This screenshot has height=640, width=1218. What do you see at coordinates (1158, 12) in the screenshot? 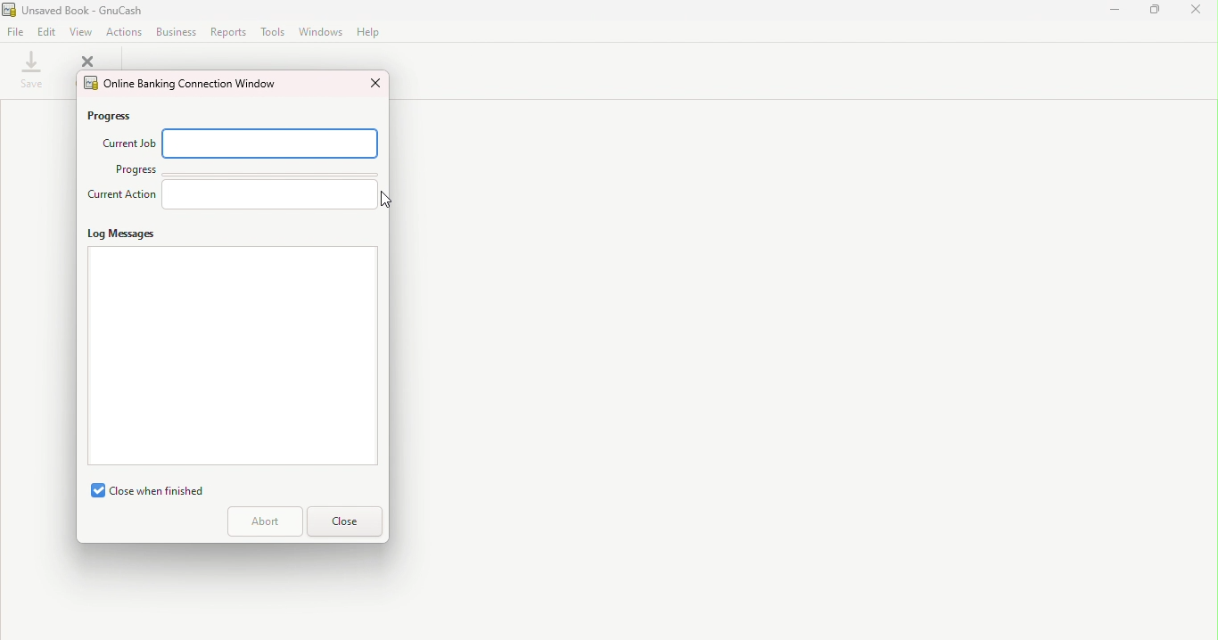
I see `Maximize` at bounding box center [1158, 12].